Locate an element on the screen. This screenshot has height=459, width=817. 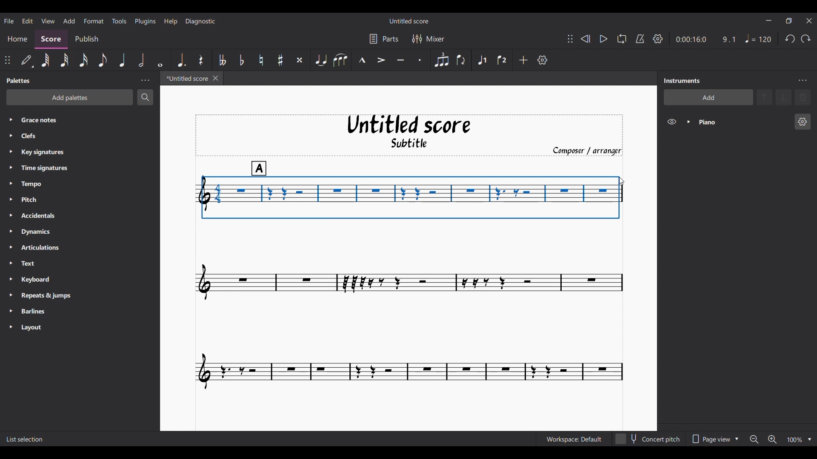
Instrument settings is located at coordinates (802, 81).